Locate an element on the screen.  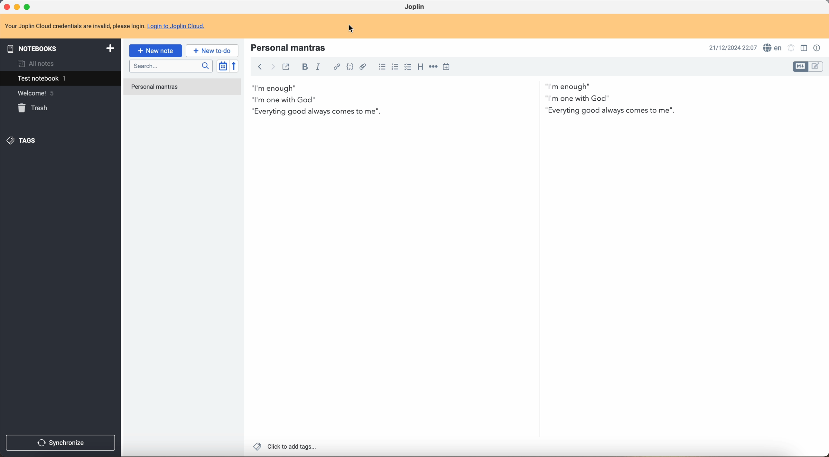
date and hour is located at coordinates (731, 48).